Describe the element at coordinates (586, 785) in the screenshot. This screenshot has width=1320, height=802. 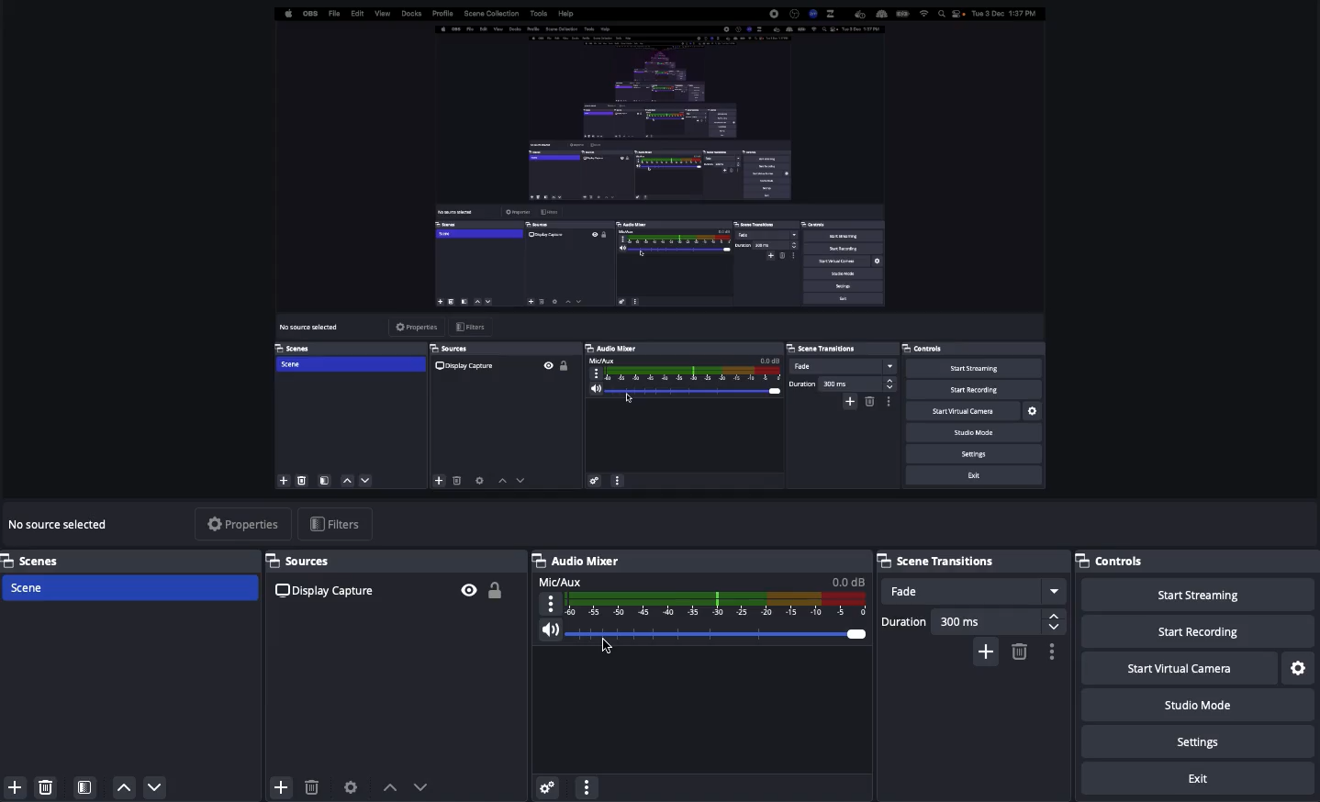
I see `More` at that location.